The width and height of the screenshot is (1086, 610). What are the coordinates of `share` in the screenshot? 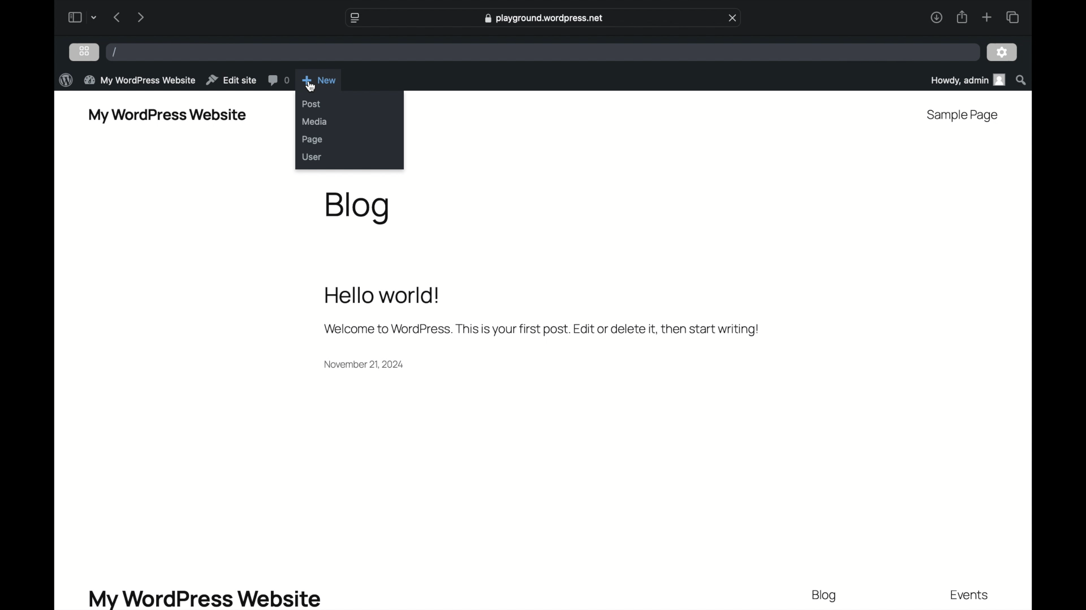 It's located at (963, 17).